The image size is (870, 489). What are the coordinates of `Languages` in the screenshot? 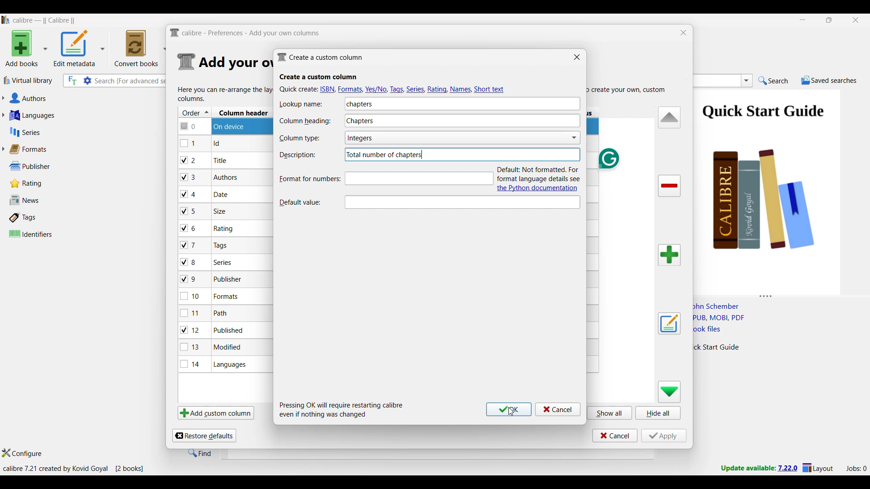 It's located at (69, 115).